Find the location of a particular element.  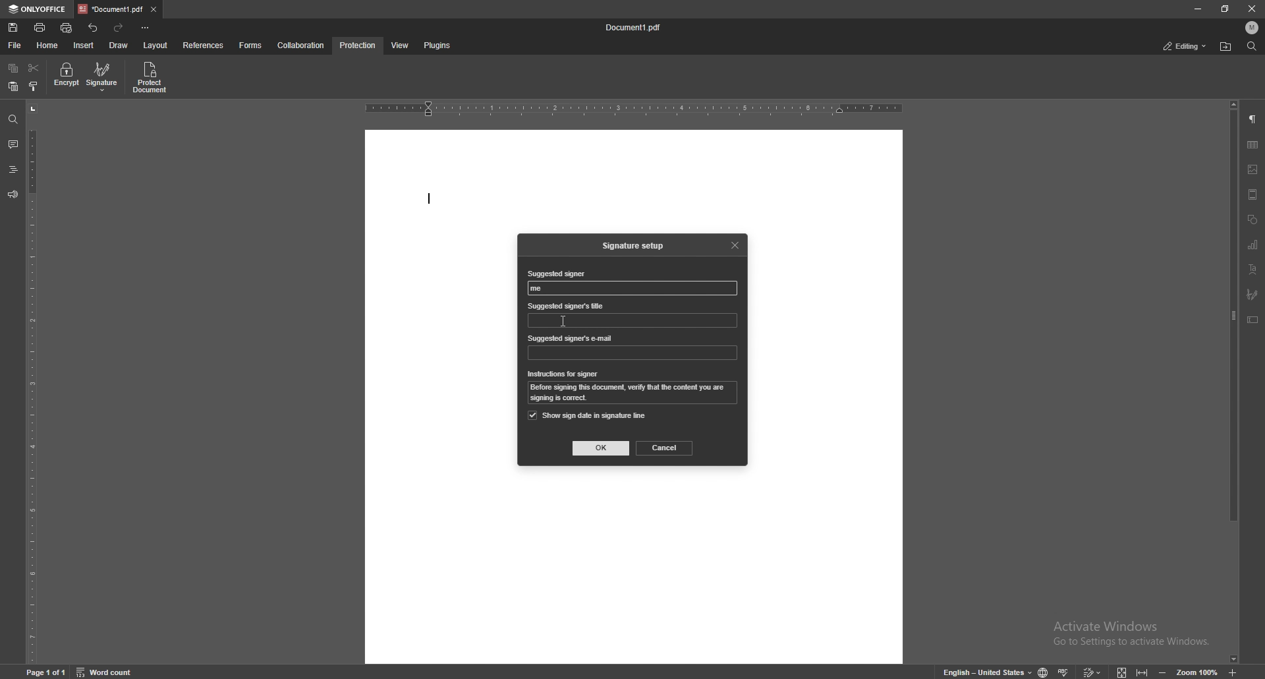

protect document is located at coordinates (152, 77).